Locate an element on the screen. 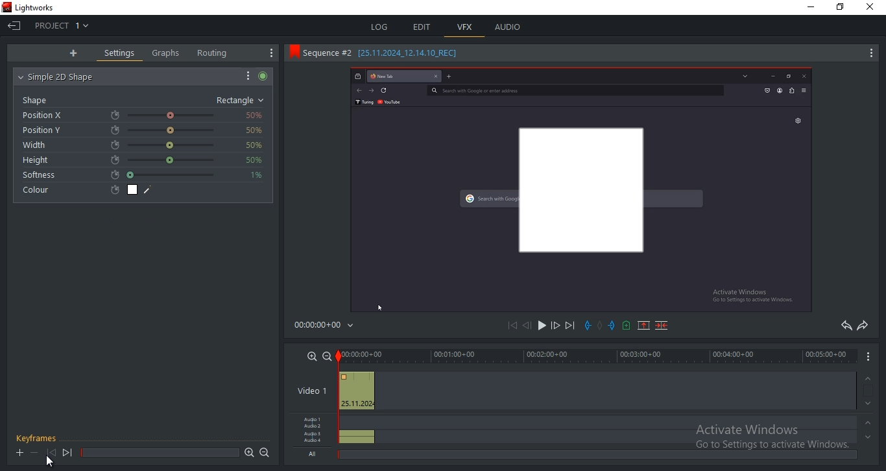 Image resolution: width=886 pixels, height=471 pixels. video 1 is located at coordinates (309, 392).